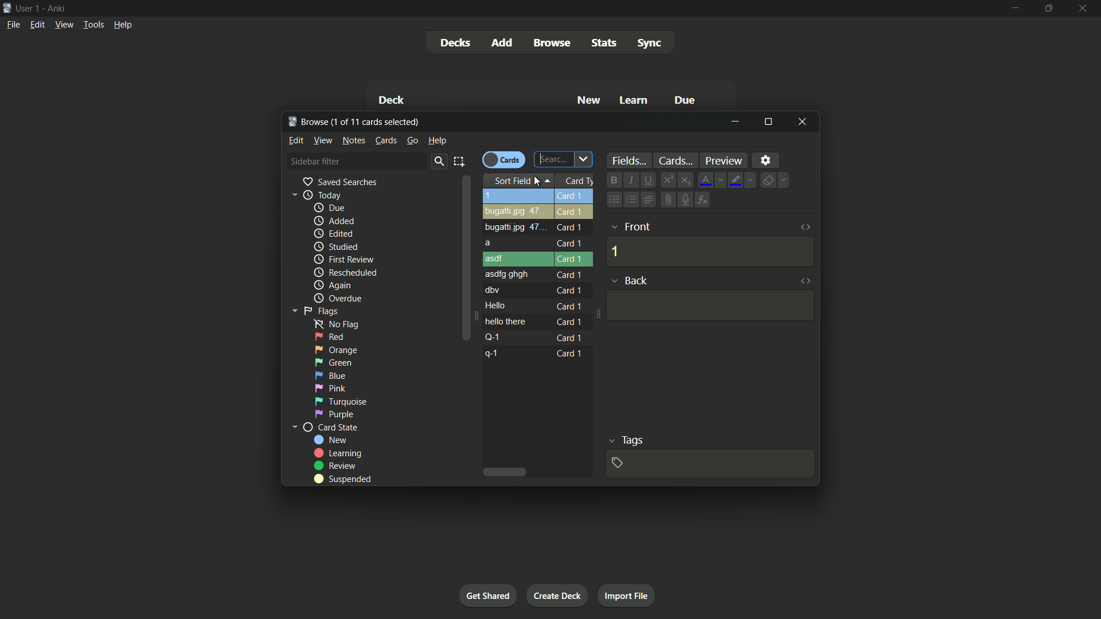 This screenshot has width=1101, height=619. I want to click on stats, so click(604, 42).